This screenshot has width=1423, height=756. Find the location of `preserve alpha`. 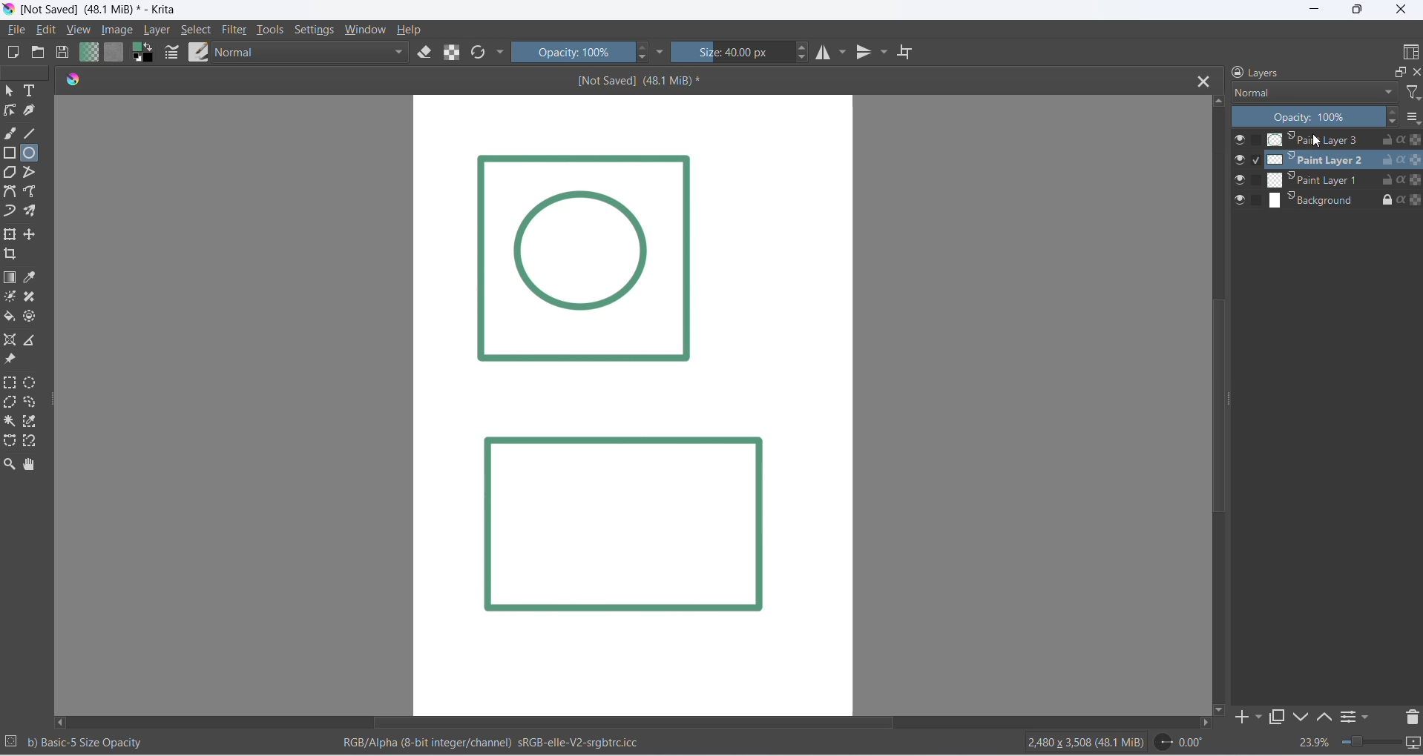

preserve alpha is located at coordinates (454, 53).